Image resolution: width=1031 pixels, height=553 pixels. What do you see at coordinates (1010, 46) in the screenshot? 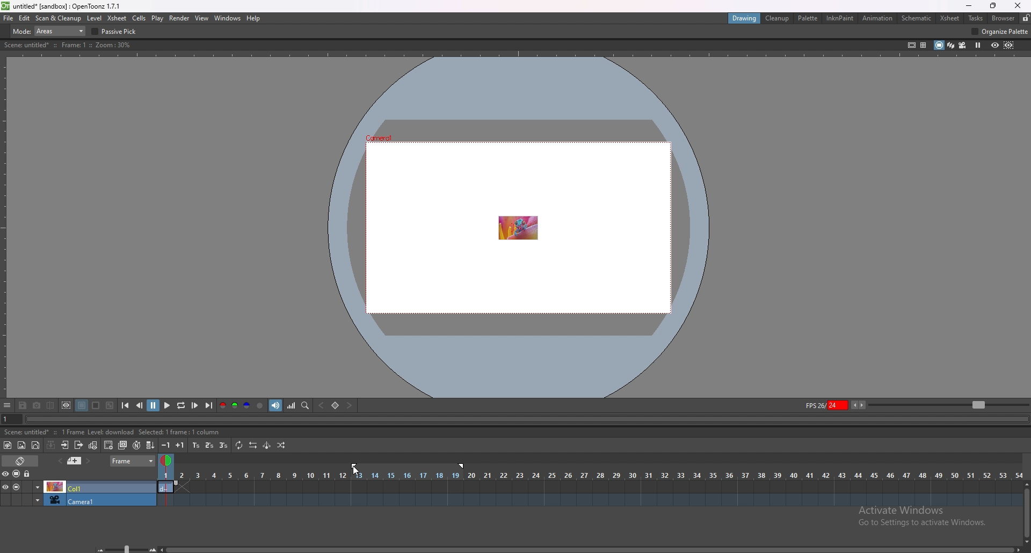
I see `sub camera preview` at bounding box center [1010, 46].